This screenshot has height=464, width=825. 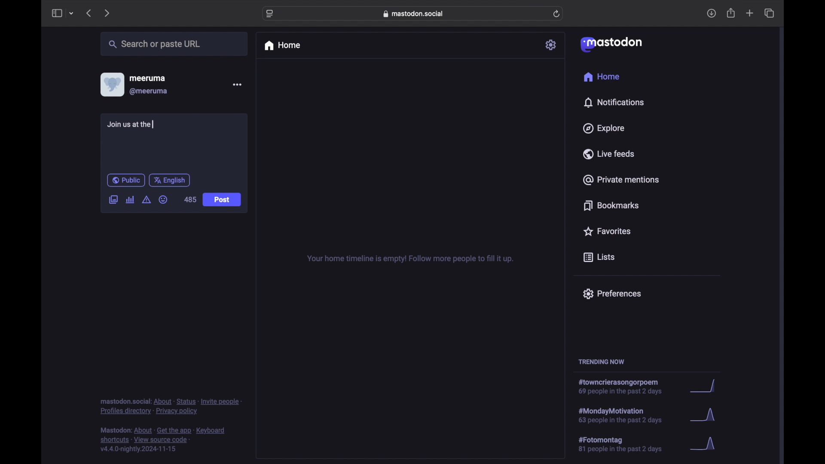 What do you see at coordinates (415, 13) in the screenshot?
I see `web address` at bounding box center [415, 13].